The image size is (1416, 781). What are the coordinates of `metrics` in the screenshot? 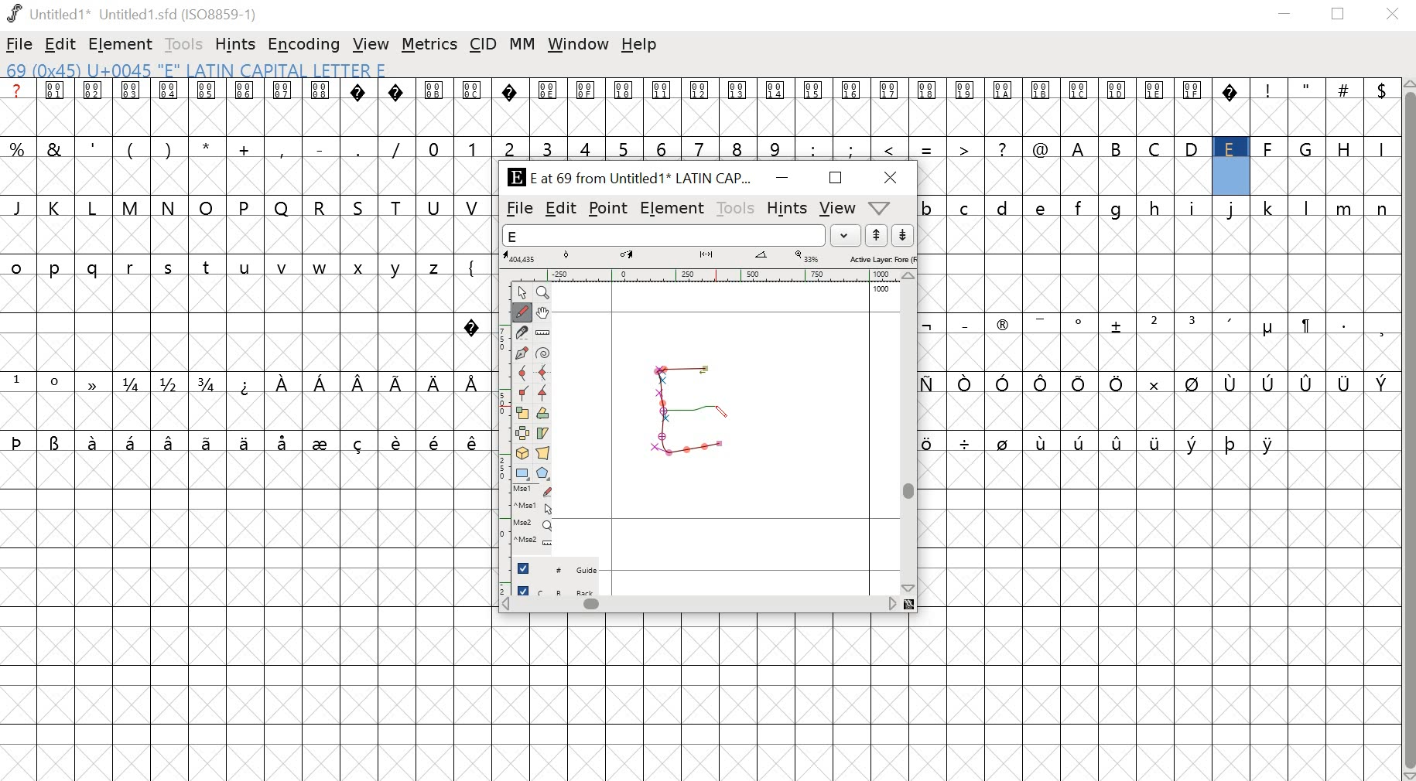 It's located at (429, 46).